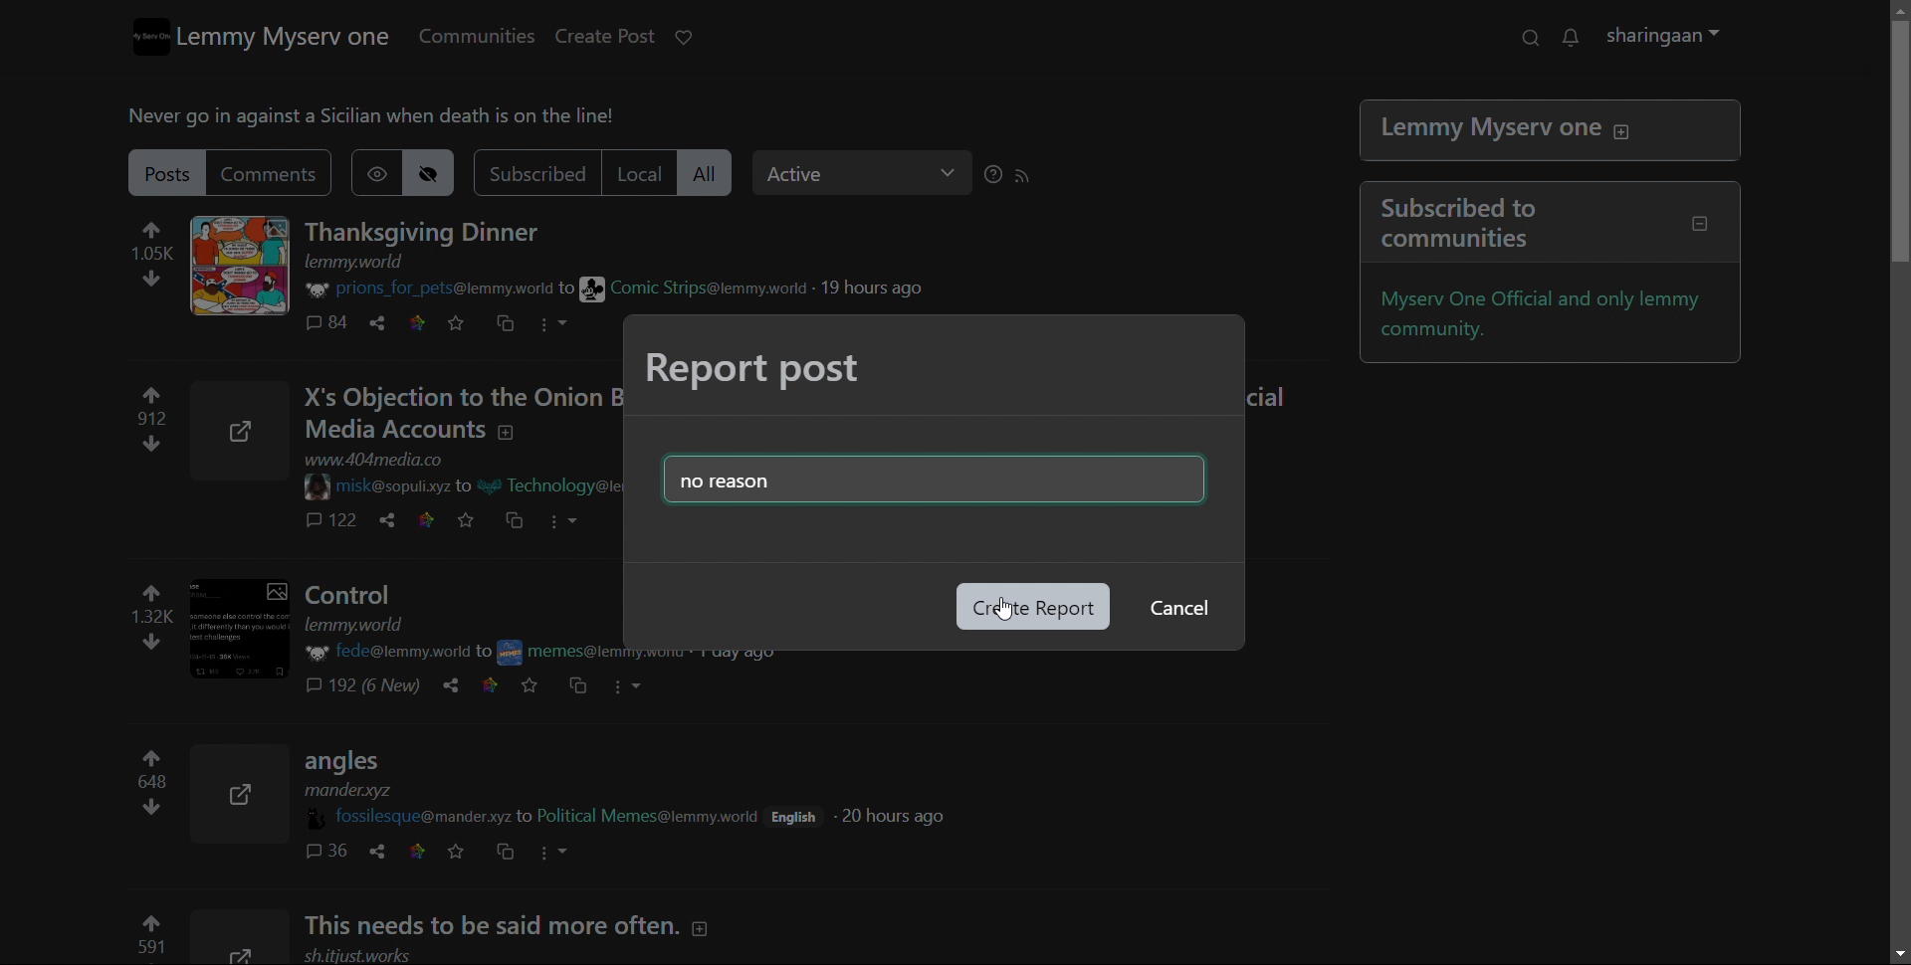  Describe the element at coordinates (516, 324) in the screenshot. I see `cross post` at that location.